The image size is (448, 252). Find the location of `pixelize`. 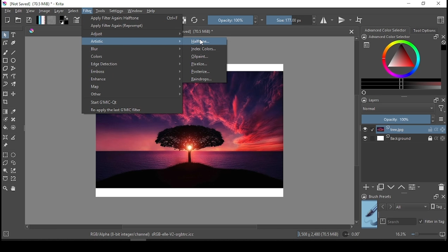

pixelize is located at coordinates (205, 64).